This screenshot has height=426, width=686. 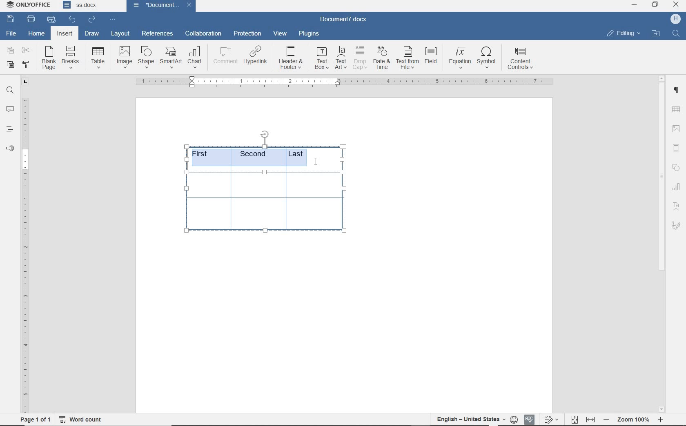 I want to click on zoom out or zoom in, so click(x=635, y=418).